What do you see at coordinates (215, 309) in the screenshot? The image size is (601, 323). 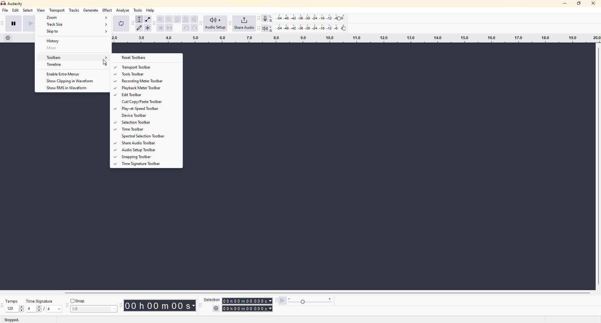 I see `setting` at bounding box center [215, 309].